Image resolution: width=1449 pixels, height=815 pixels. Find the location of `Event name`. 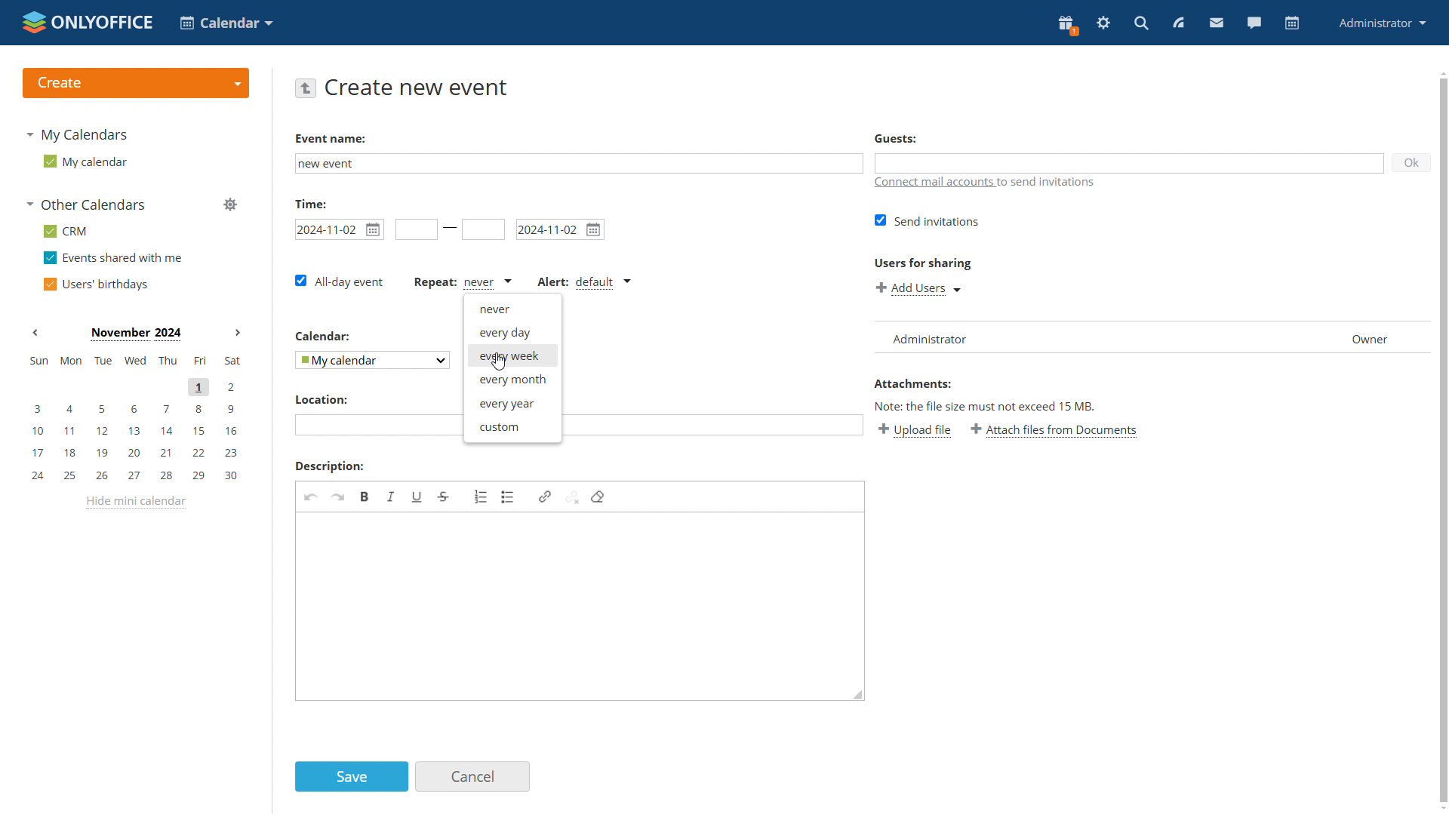

Event name is located at coordinates (329, 138).